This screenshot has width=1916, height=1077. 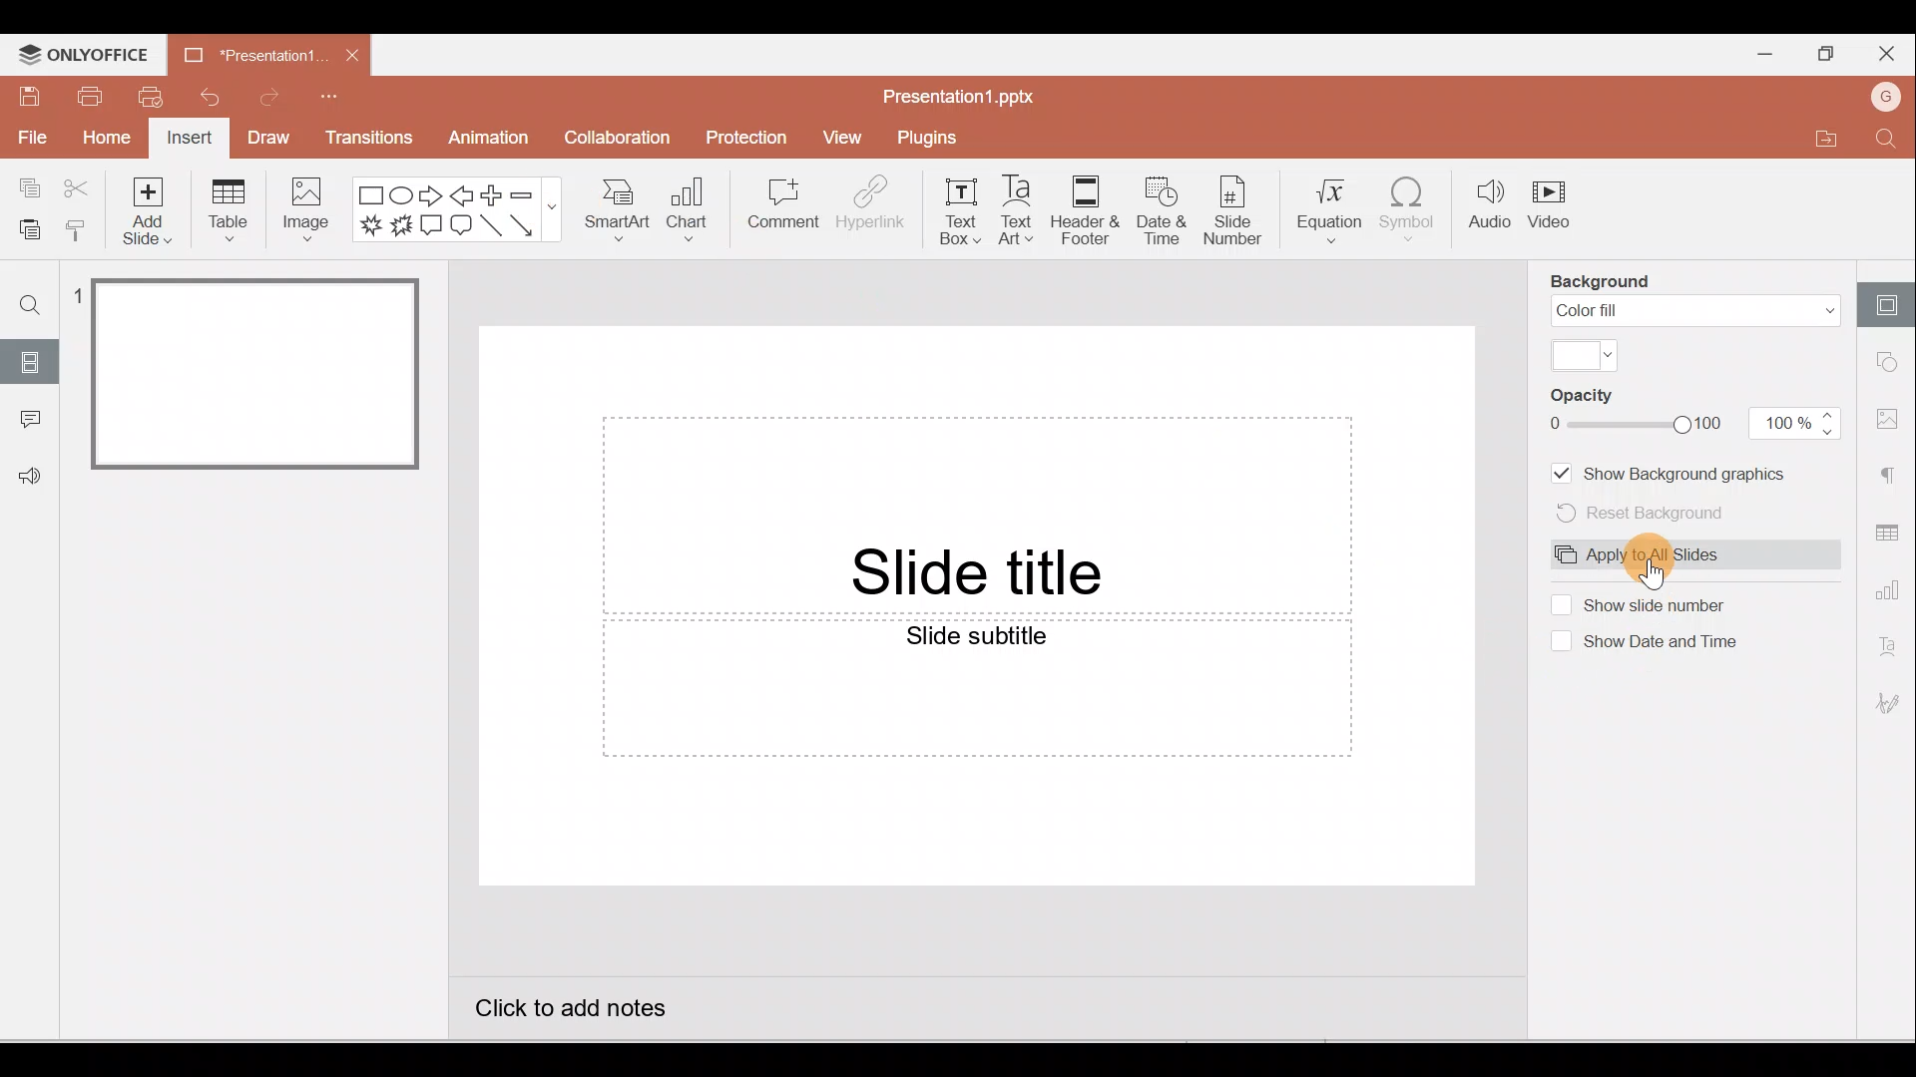 What do you see at coordinates (1891, 473) in the screenshot?
I see `Paragraph settings` at bounding box center [1891, 473].